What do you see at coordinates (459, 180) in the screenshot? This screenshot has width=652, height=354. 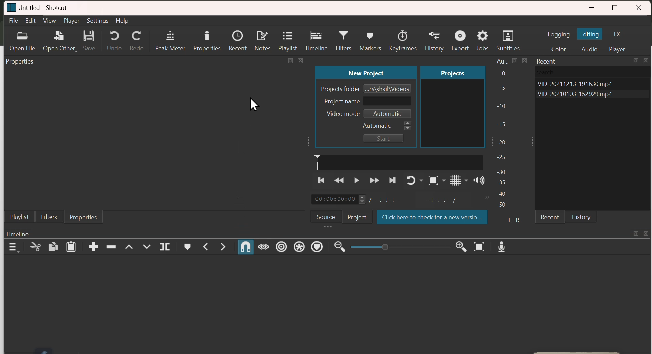 I see `Grid lines` at bounding box center [459, 180].